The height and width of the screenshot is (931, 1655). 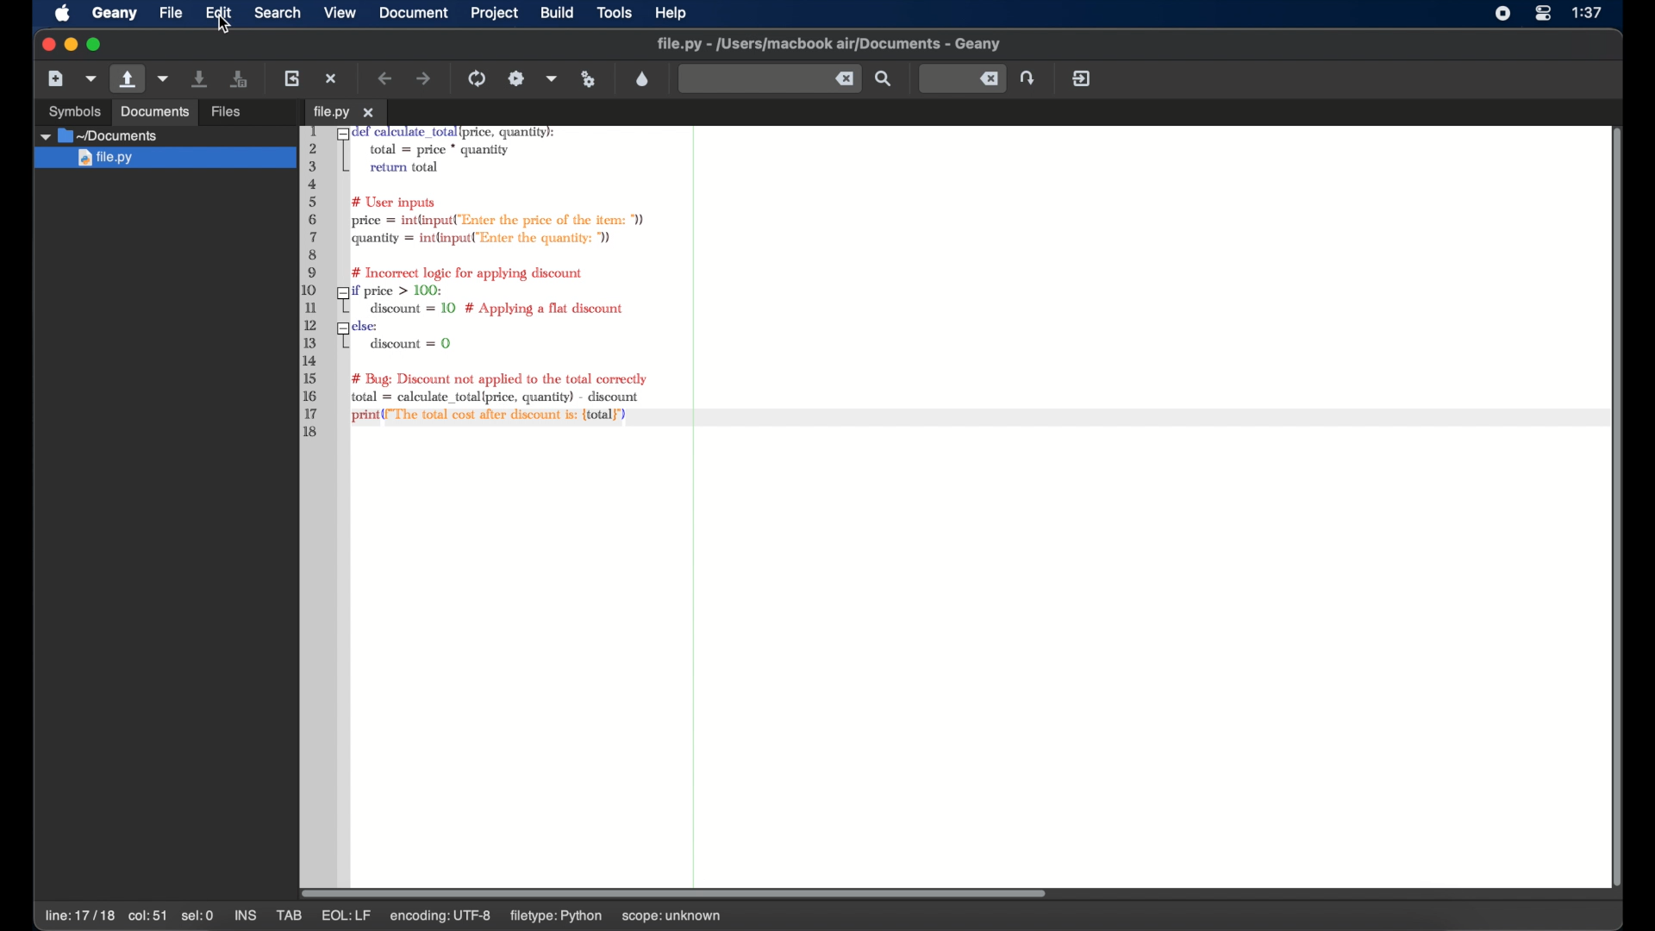 What do you see at coordinates (1081, 78) in the screenshot?
I see `quit geany` at bounding box center [1081, 78].